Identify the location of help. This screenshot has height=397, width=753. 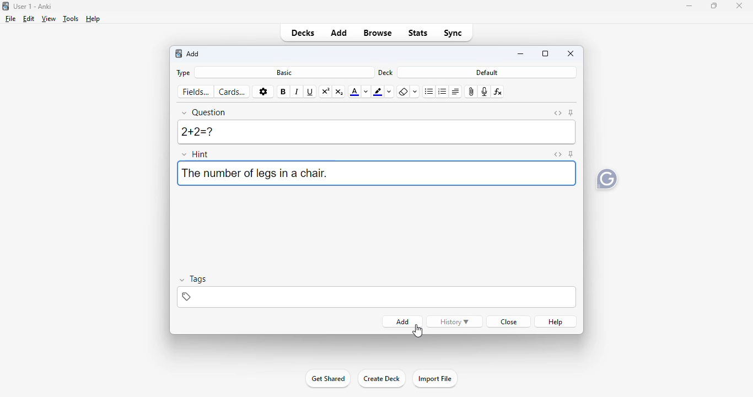
(556, 322).